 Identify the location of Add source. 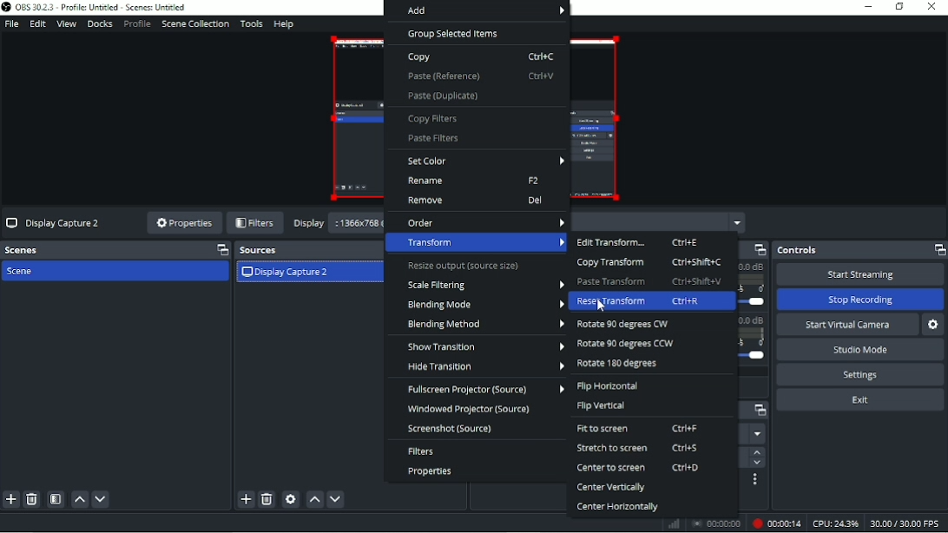
(245, 499).